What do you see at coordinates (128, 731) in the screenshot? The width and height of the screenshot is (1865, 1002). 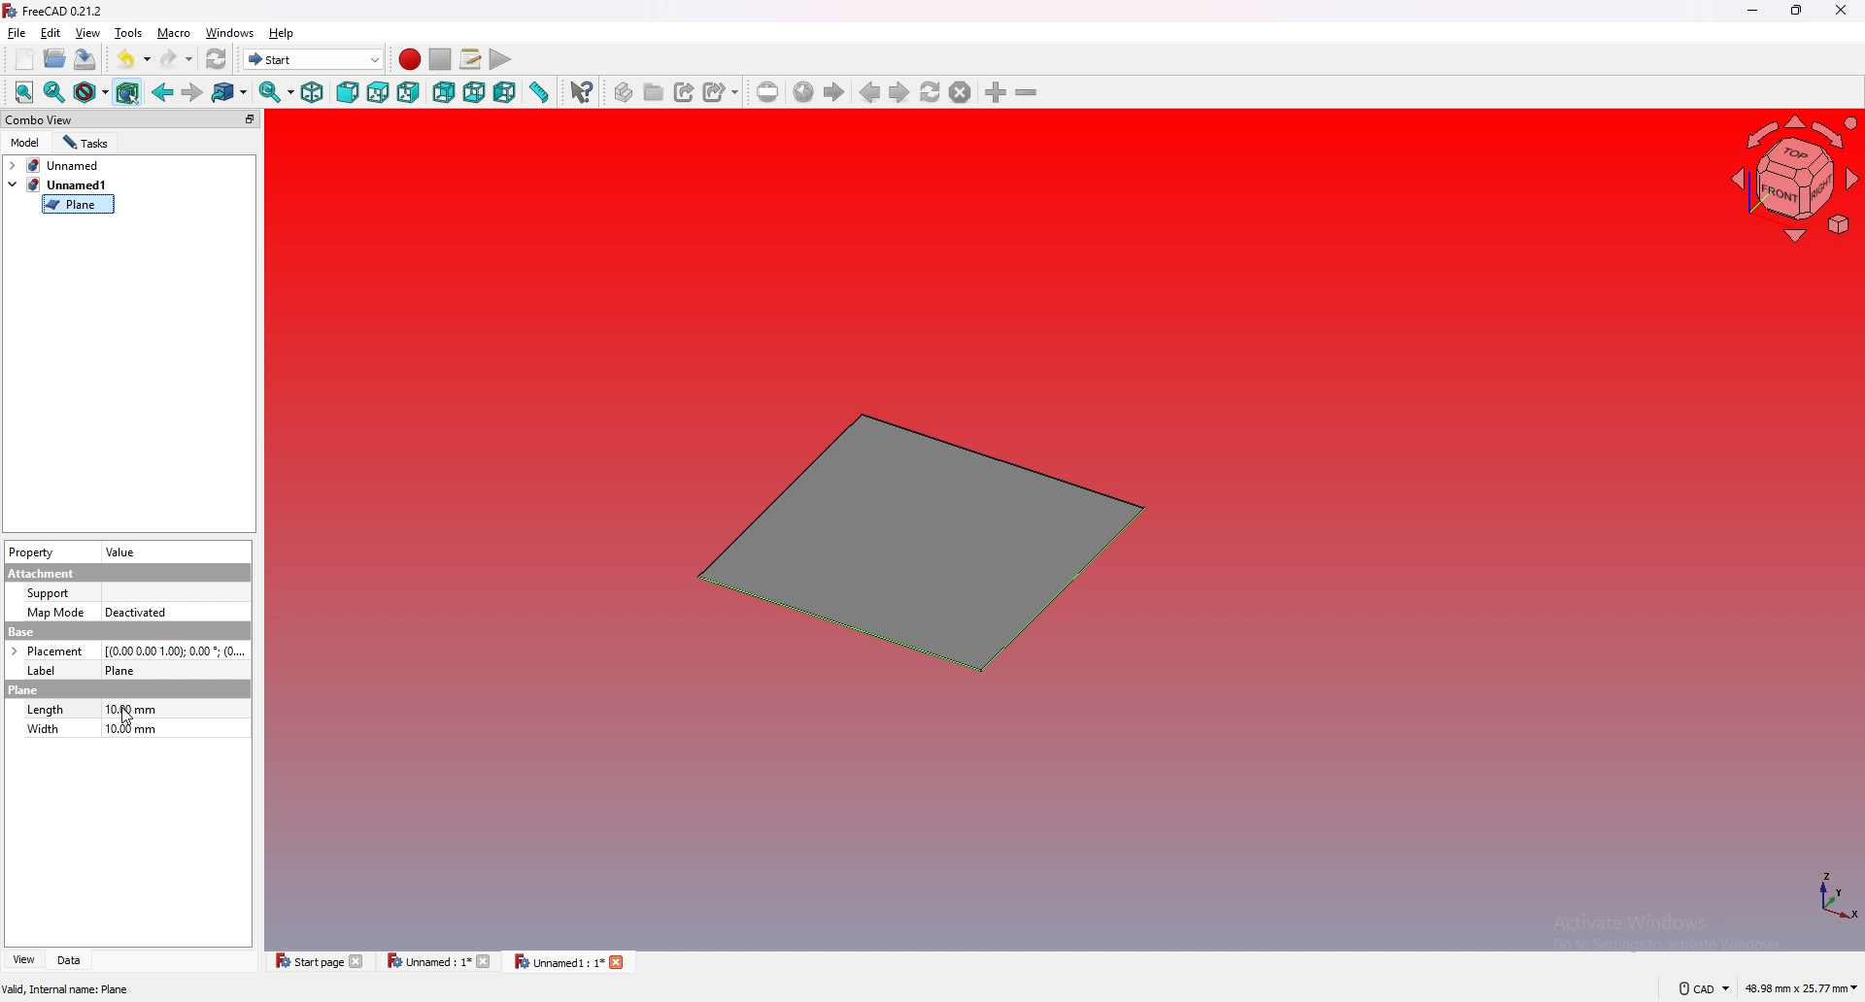 I see `10.00 mm` at bounding box center [128, 731].